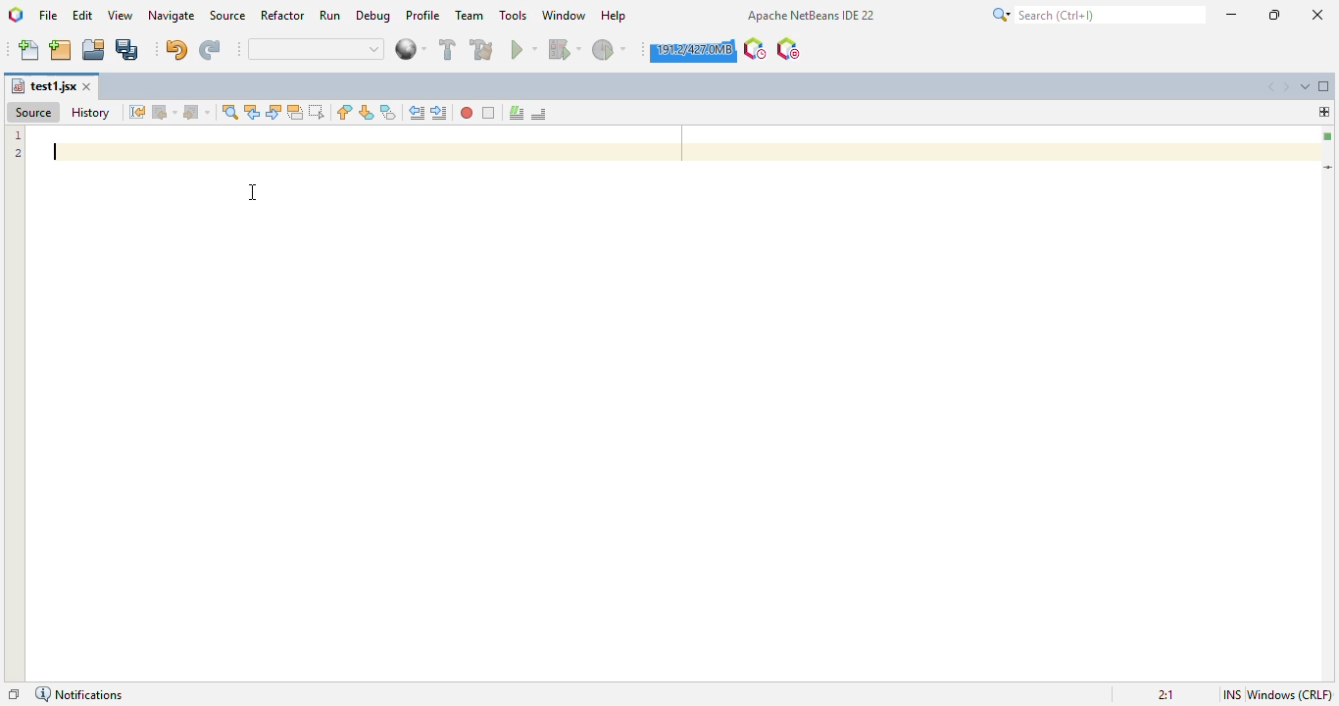 Image resolution: width=1339 pixels, height=706 pixels. What do you see at coordinates (213, 50) in the screenshot?
I see `redo` at bounding box center [213, 50].